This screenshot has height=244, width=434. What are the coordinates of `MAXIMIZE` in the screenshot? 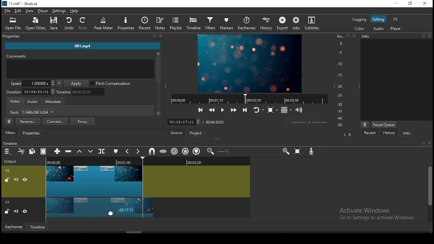 It's located at (422, 143).